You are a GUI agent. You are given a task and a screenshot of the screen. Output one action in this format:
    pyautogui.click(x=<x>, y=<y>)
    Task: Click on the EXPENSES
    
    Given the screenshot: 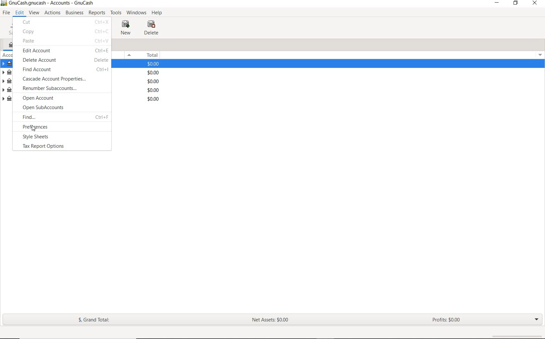 What is the action you would take?
    pyautogui.click(x=7, y=90)
    